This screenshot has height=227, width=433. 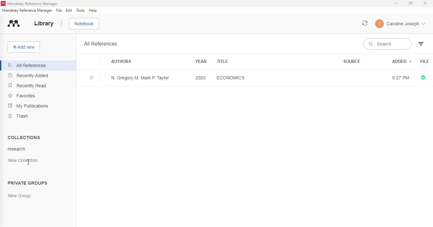 I want to click on help, so click(x=93, y=10).